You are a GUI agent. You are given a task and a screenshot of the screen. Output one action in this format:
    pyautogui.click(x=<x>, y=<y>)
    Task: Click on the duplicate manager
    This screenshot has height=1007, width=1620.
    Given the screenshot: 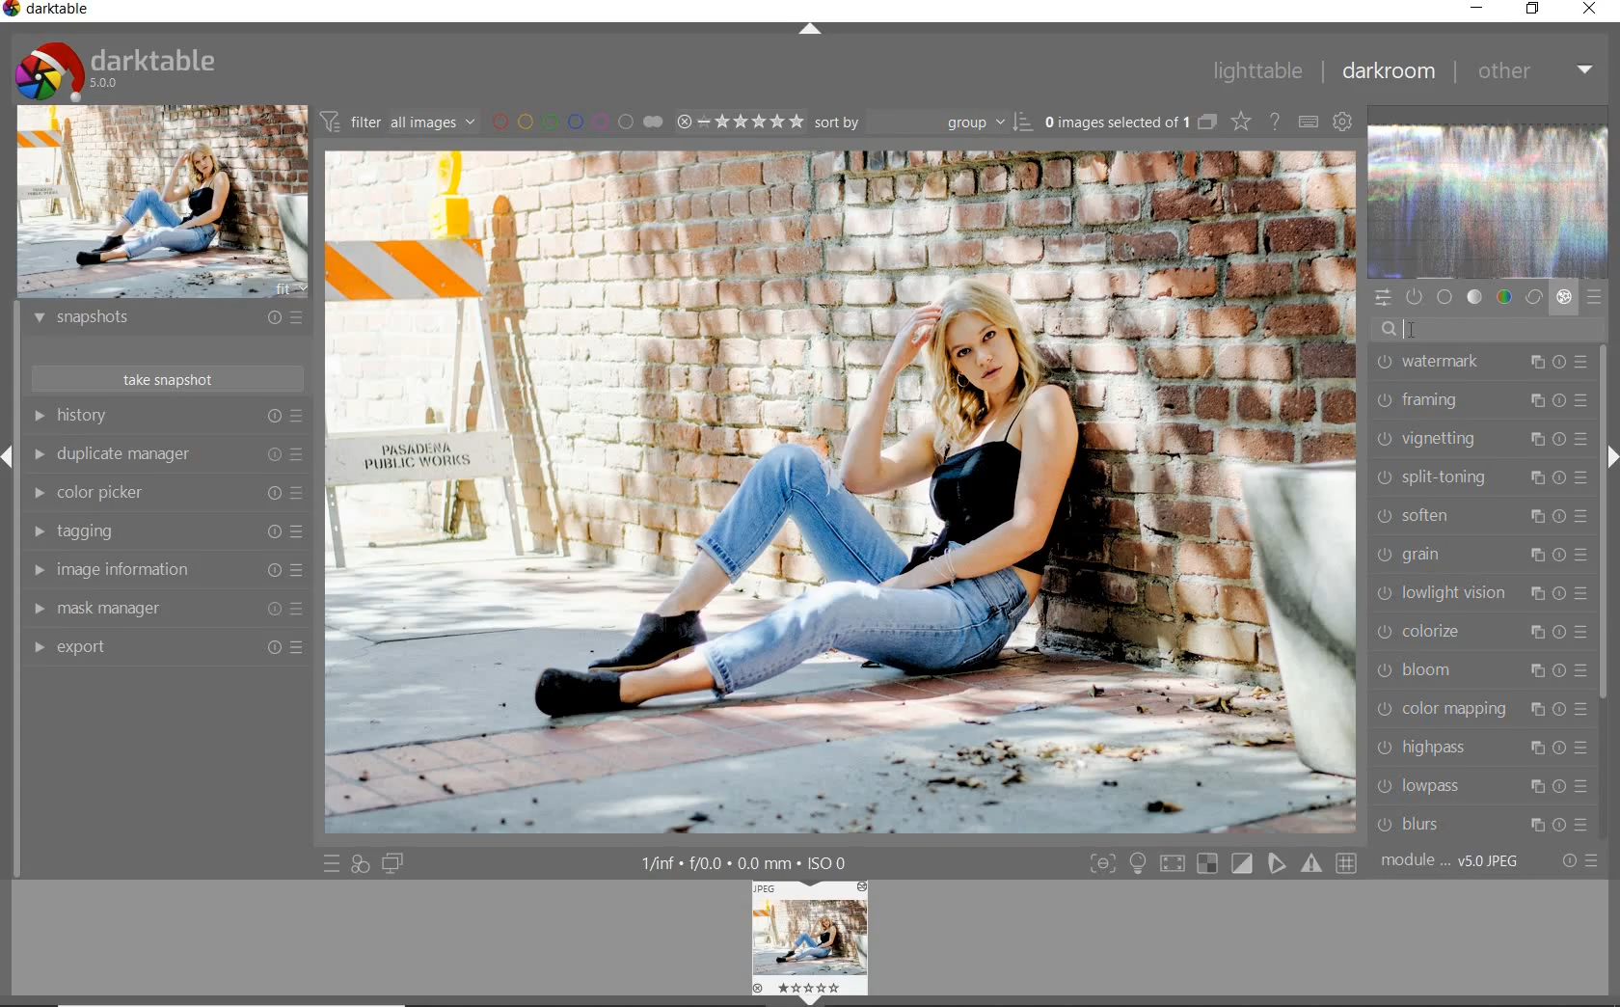 What is the action you would take?
    pyautogui.click(x=169, y=457)
    